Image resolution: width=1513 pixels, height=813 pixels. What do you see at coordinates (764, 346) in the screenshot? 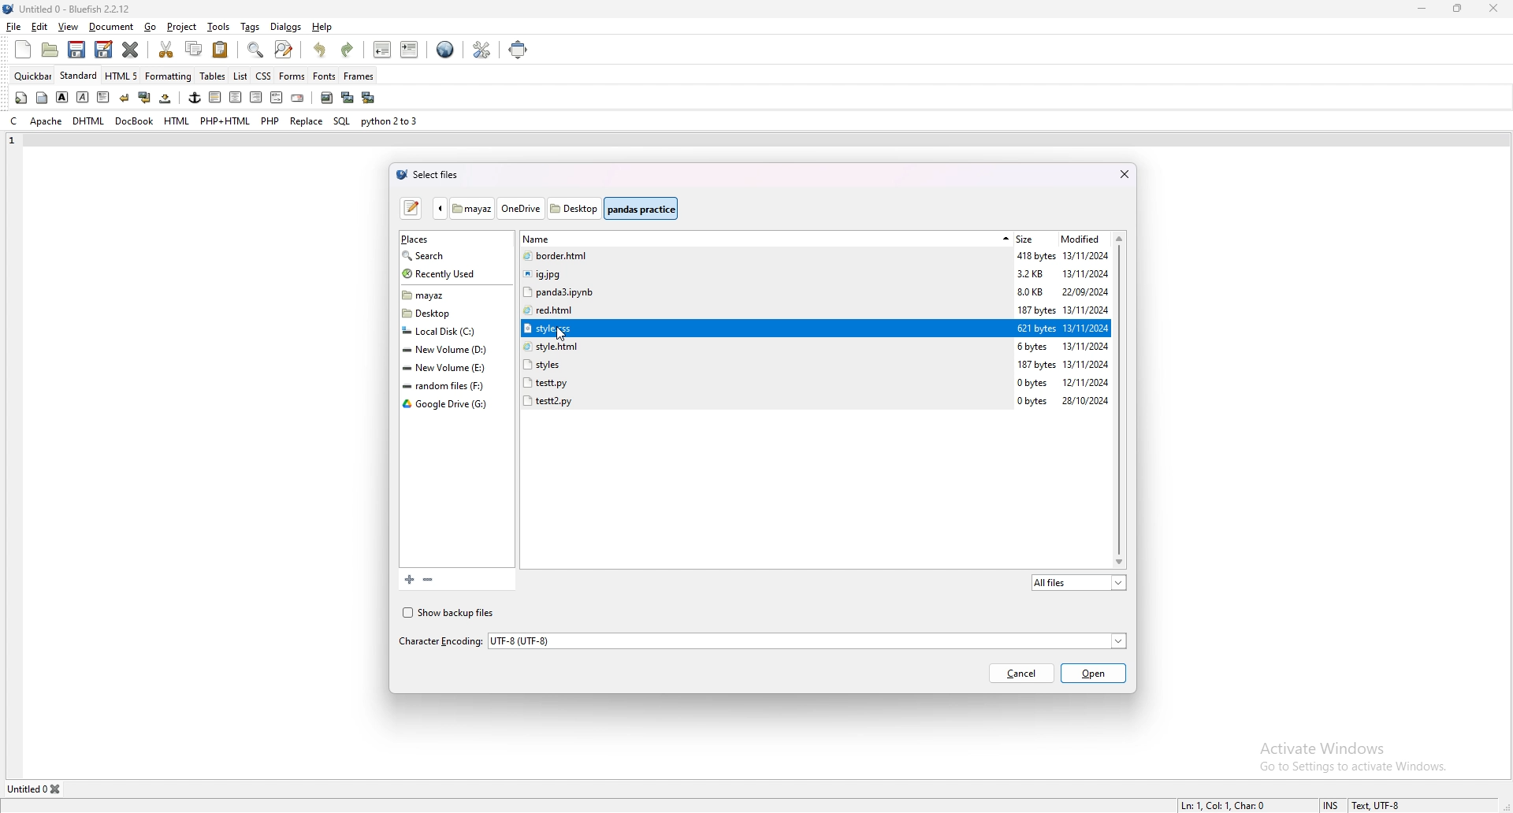
I see `file` at bounding box center [764, 346].